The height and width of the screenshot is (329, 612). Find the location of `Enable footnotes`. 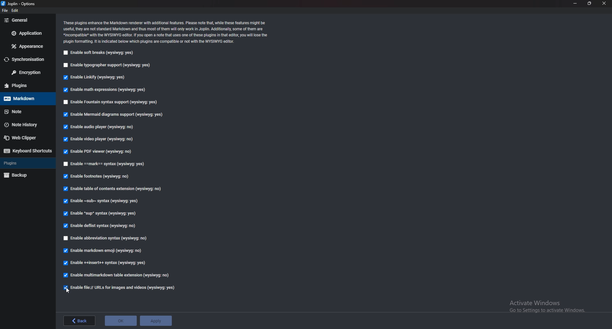

Enable footnotes is located at coordinates (96, 177).